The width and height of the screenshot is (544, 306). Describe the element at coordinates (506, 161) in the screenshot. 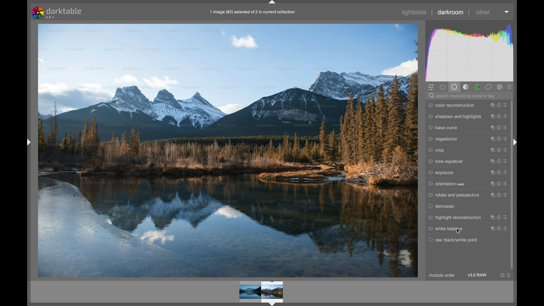

I see `presets` at that location.